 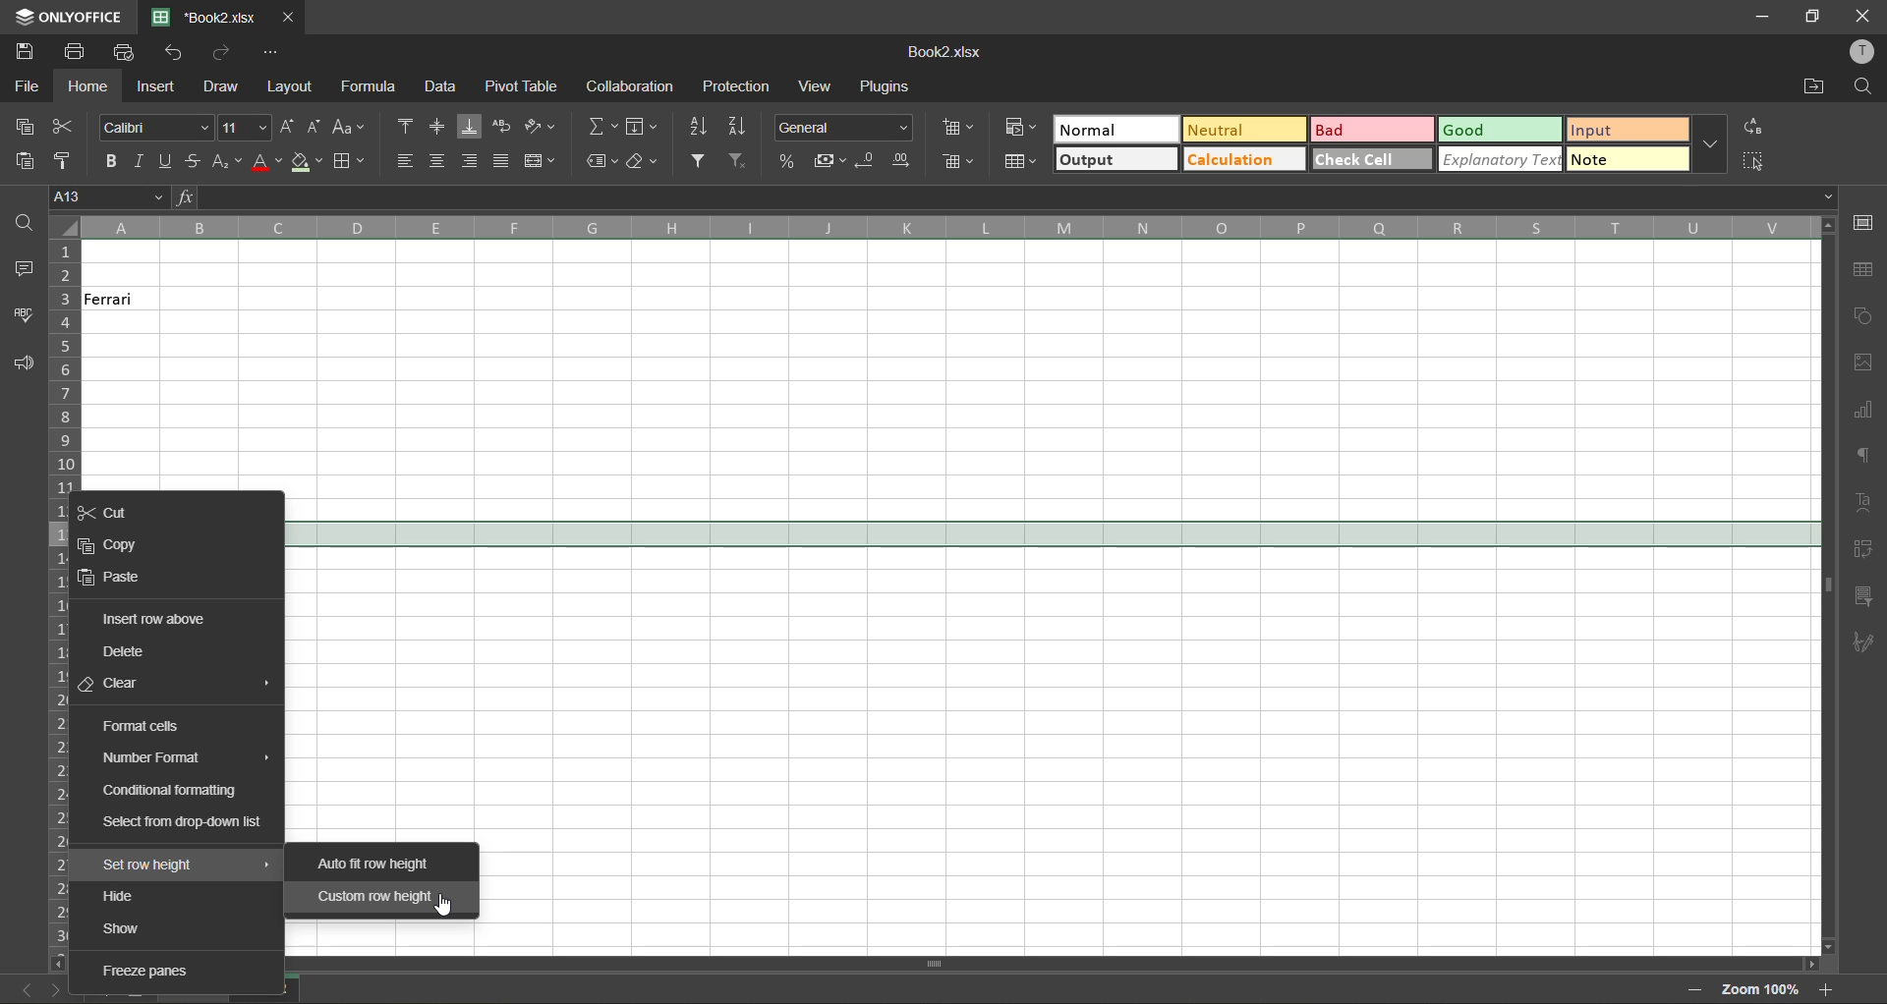 I want to click on scrollbar, so click(x=1827, y=585).